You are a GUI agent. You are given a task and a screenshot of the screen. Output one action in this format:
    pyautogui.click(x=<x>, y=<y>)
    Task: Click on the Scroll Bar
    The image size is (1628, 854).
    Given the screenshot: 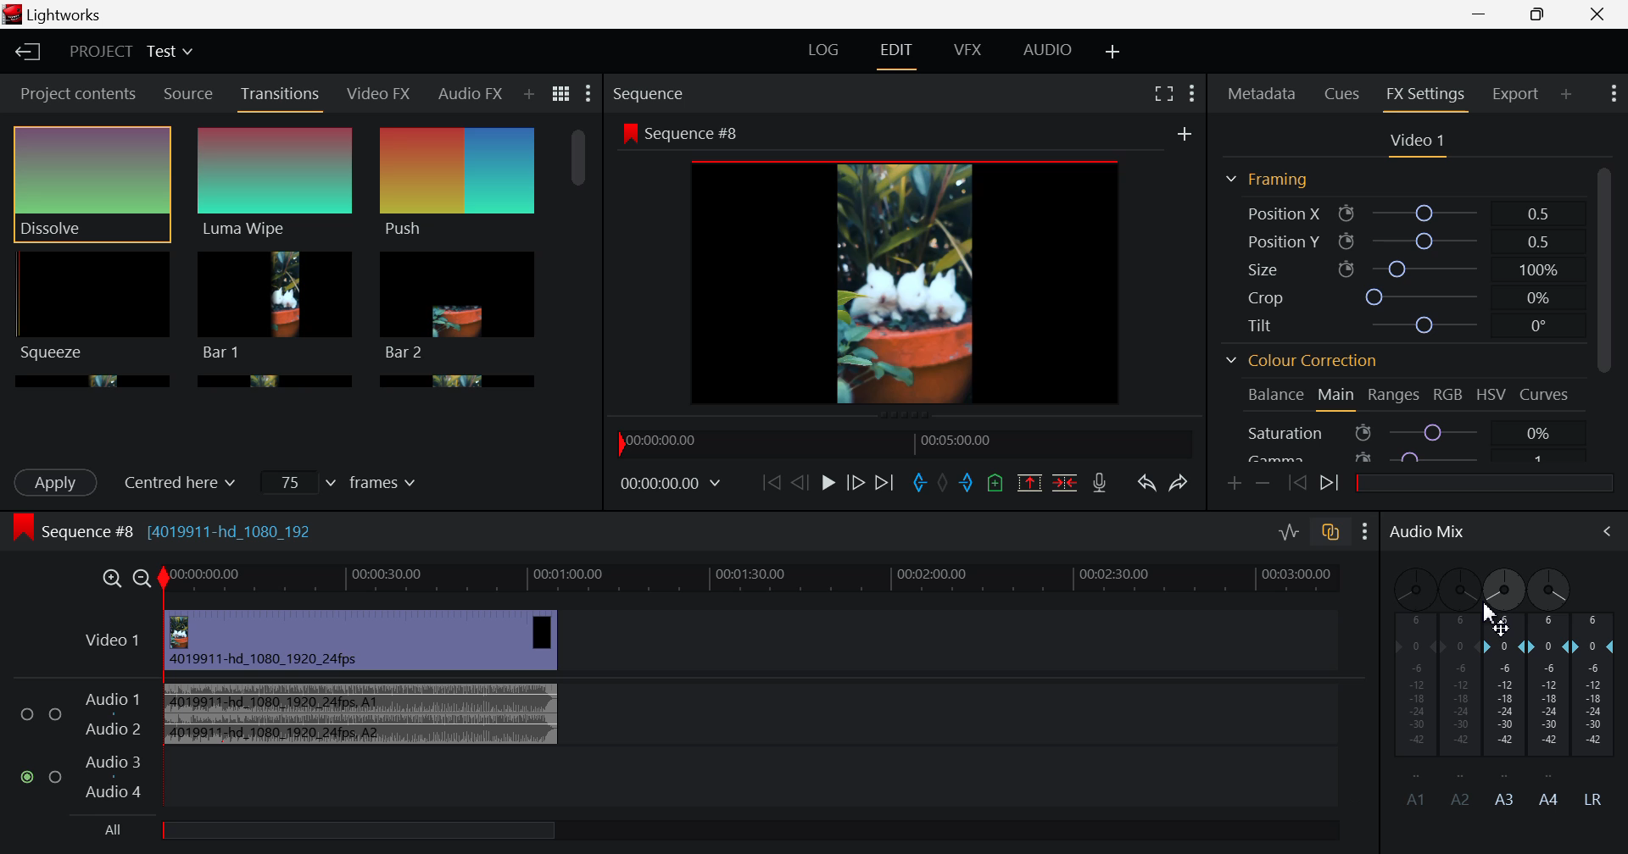 What is the action you would take?
    pyautogui.click(x=578, y=249)
    